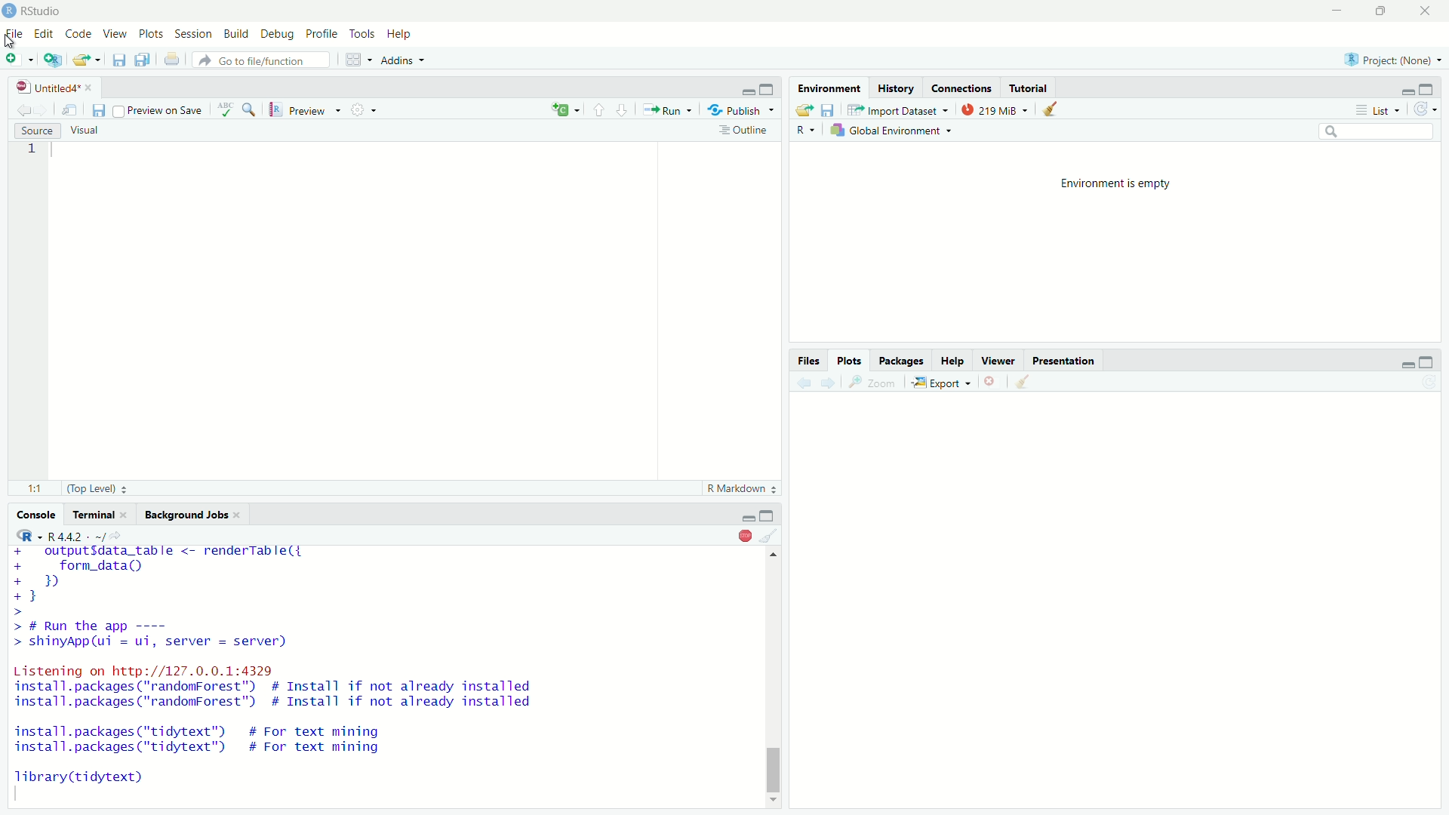 This screenshot has width=1449, height=815. What do you see at coordinates (54, 87) in the screenshot?
I see `Untitled4*` at bounding box center [54, 87].